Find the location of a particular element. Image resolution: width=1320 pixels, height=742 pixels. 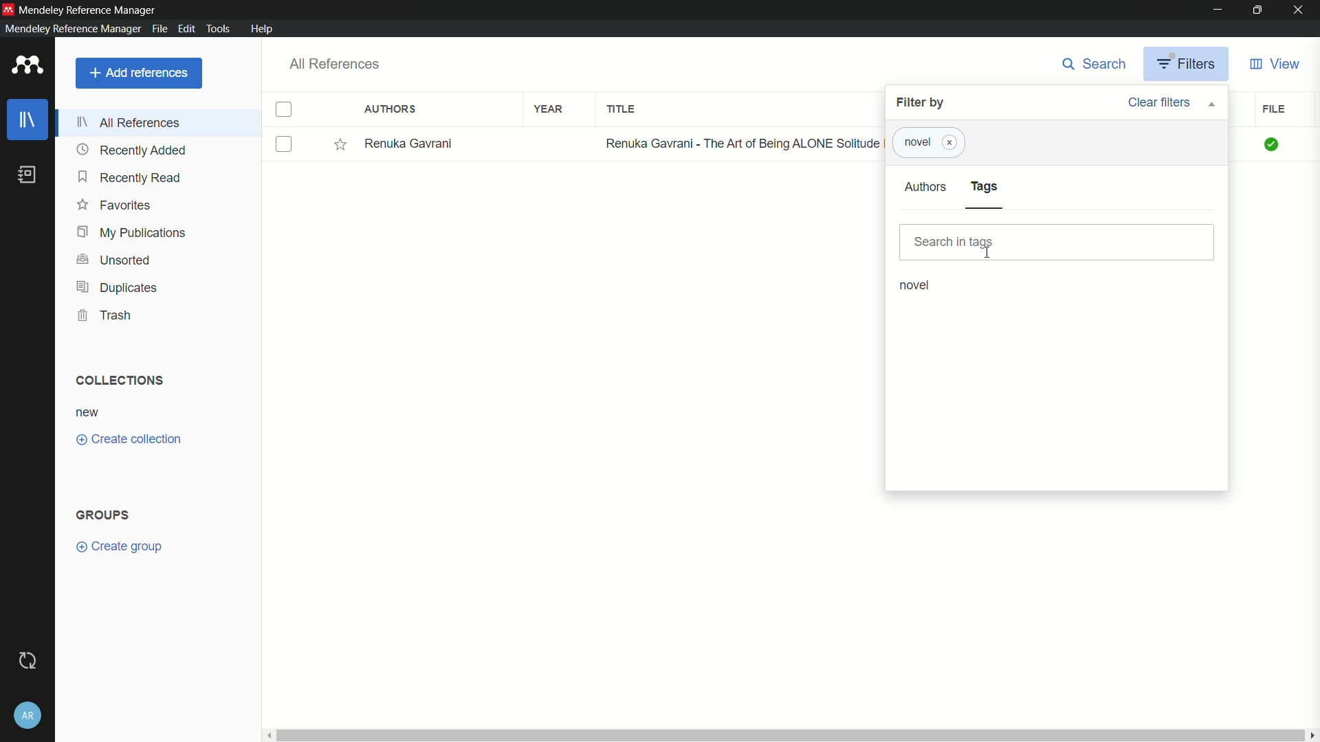

title is located at coordinates (621, 109).